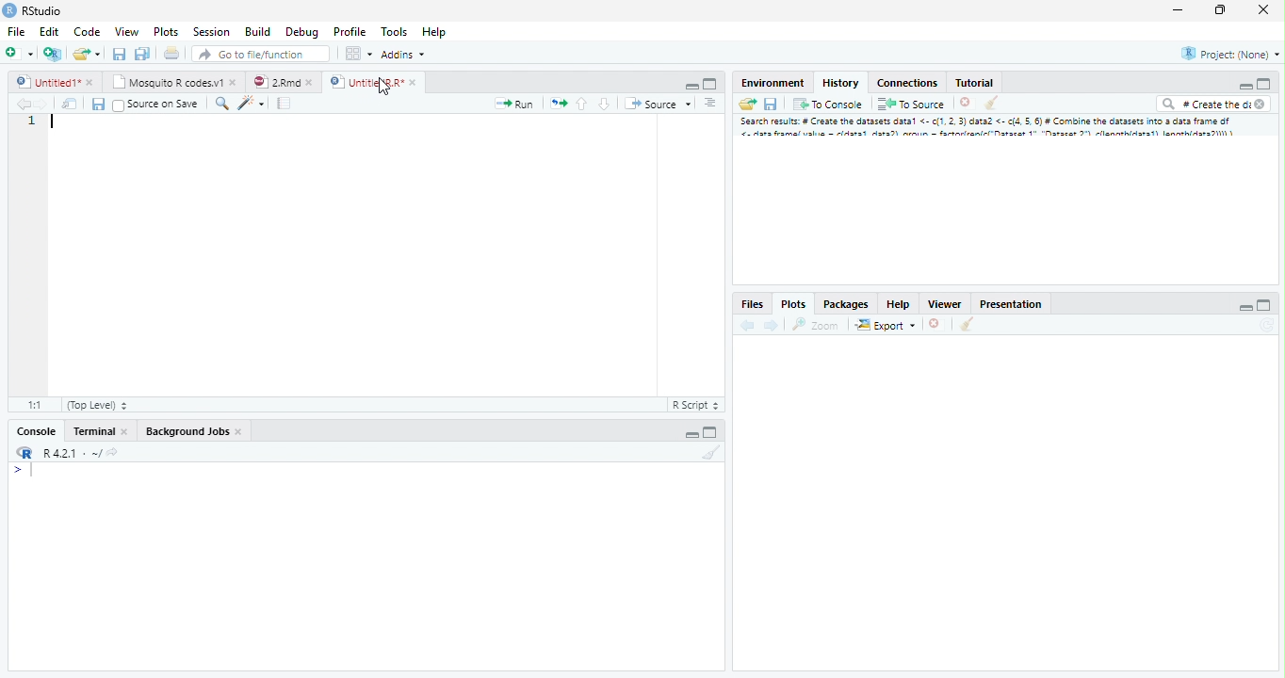  Describe the element at coordinates (691, 434) in the screenshot. I see `Minimize` at that location.